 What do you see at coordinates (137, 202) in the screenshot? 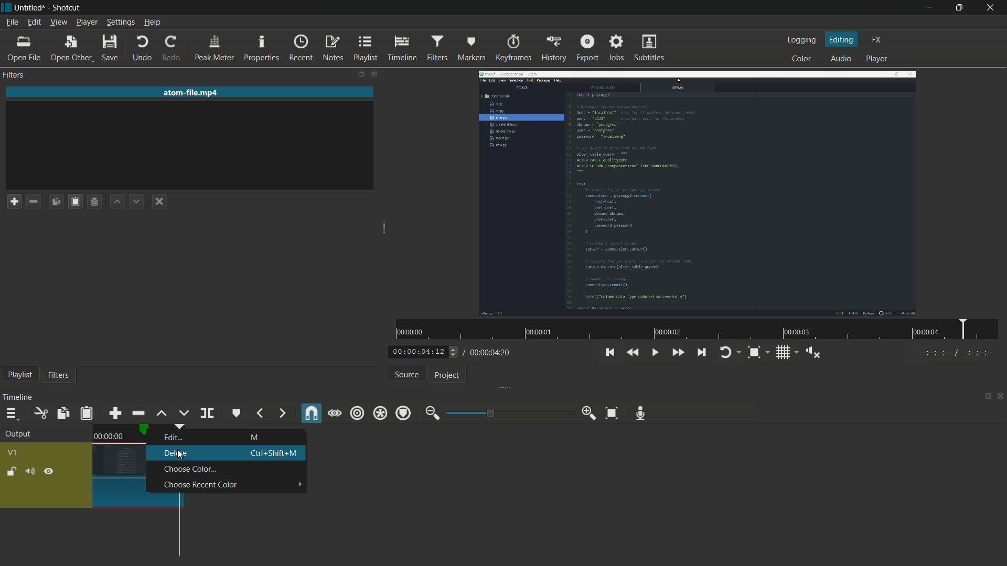
I see `move filter down` at bounding box center [137, 202].